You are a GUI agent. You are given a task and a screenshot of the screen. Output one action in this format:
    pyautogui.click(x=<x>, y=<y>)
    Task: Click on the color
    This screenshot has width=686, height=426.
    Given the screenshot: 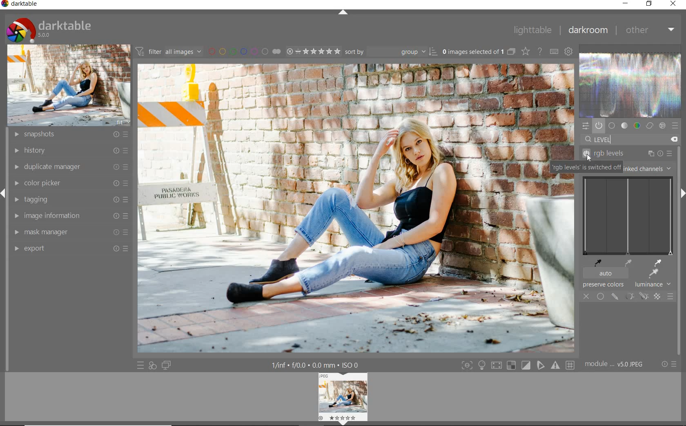 What is the action you would take?
    pyautogui.click(x=636, y=125)
    